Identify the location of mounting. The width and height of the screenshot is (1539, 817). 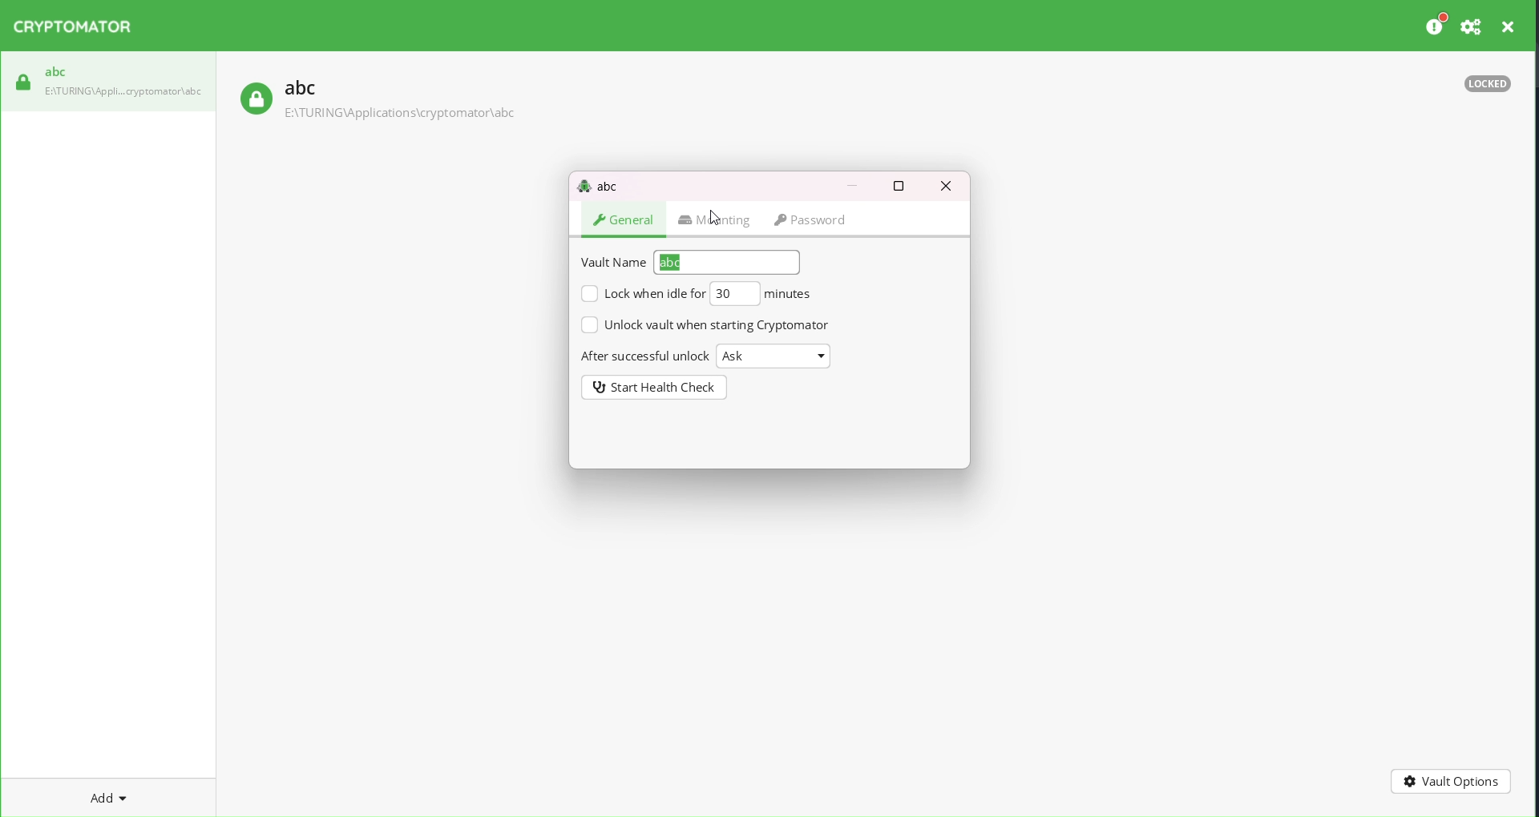
(713, 218).